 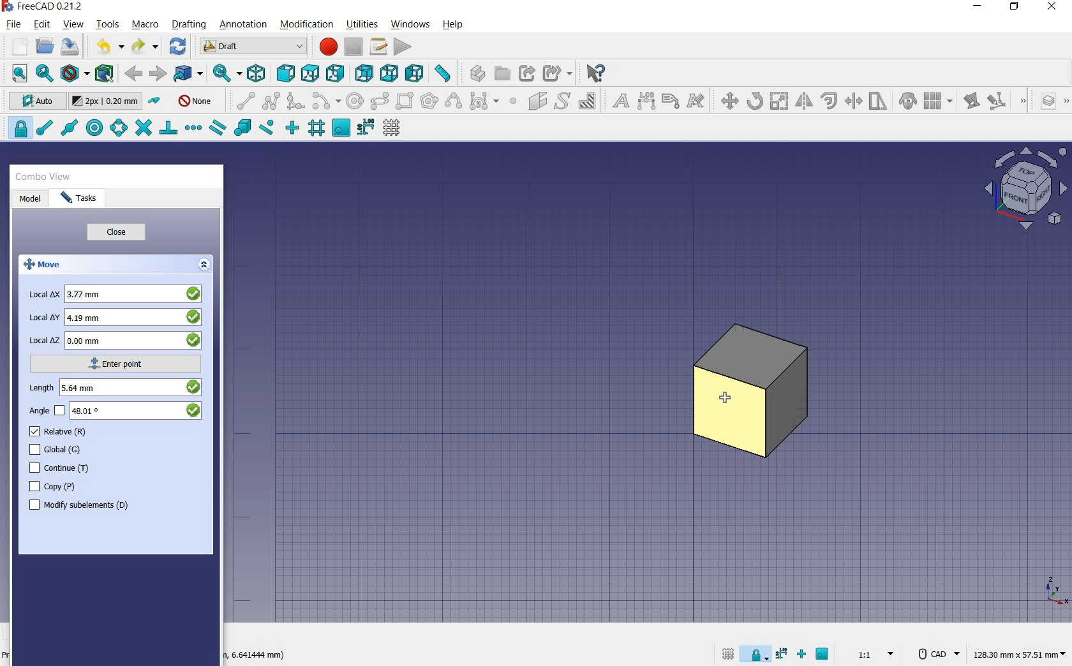 I want to click on local x, so click(x=117, y=294).